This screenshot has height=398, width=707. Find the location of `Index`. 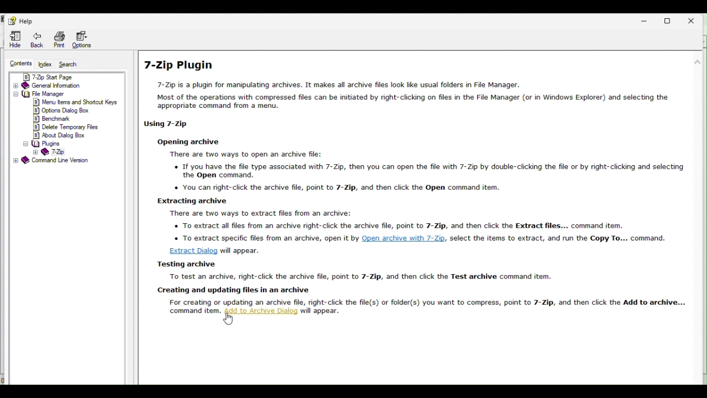

Index is located at coordinates (46, 64).